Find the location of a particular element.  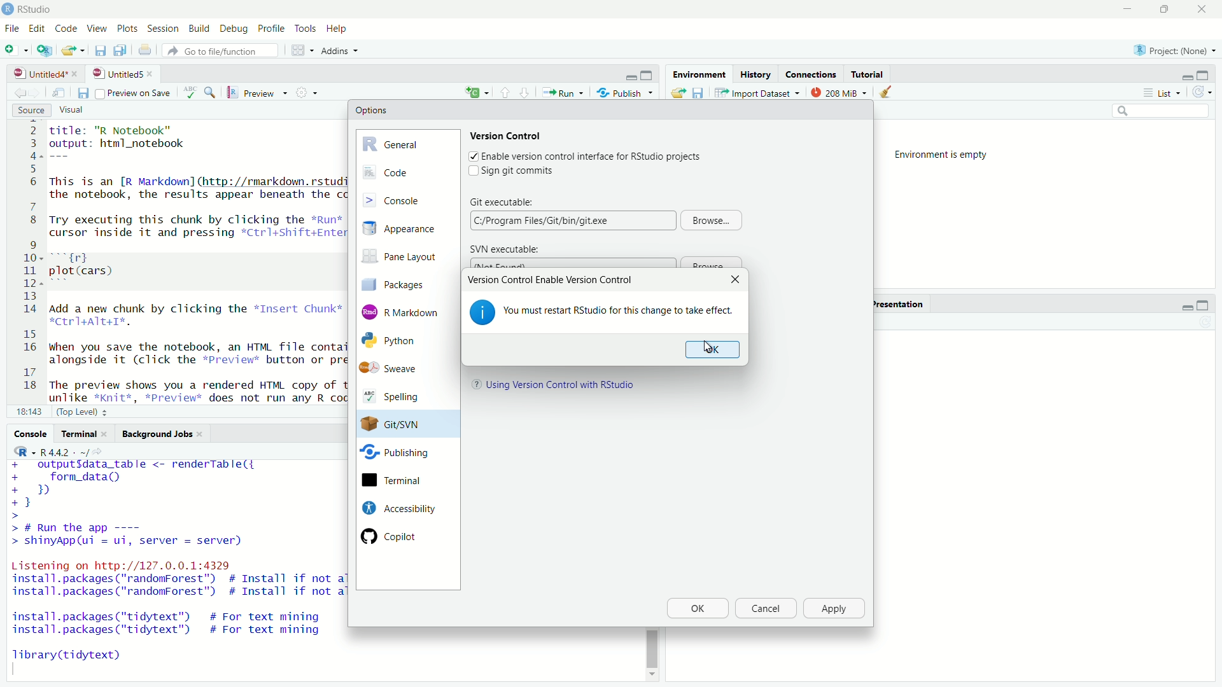

i is located at coordinates (482, 312).